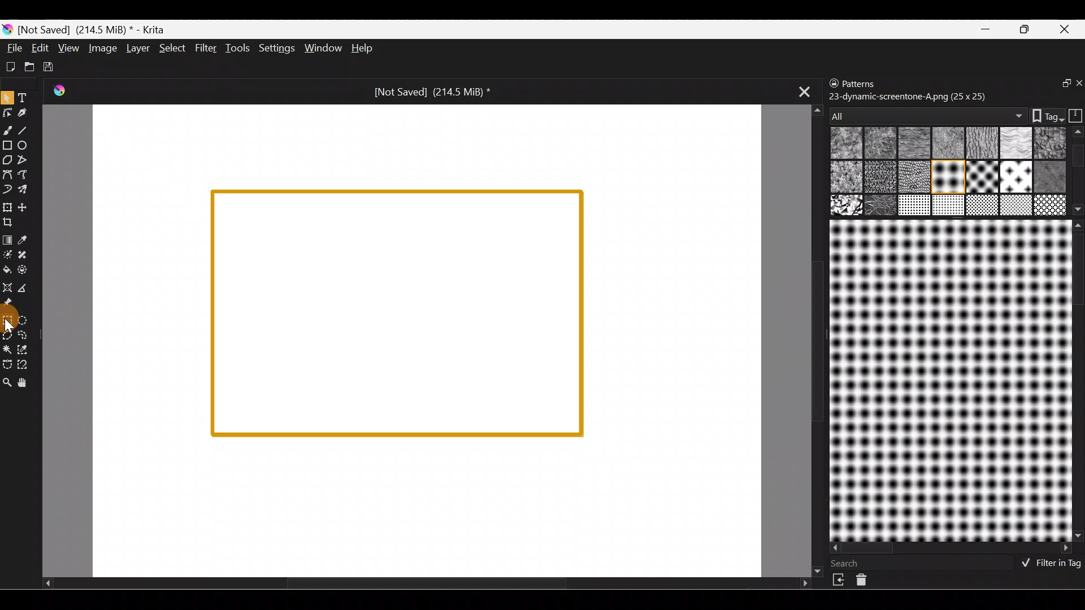 The width and height of the screenshot is (1085, 610). Describe the element at coordinates (813, 339) in the screenshot. I see `Scroll tab` at that location.